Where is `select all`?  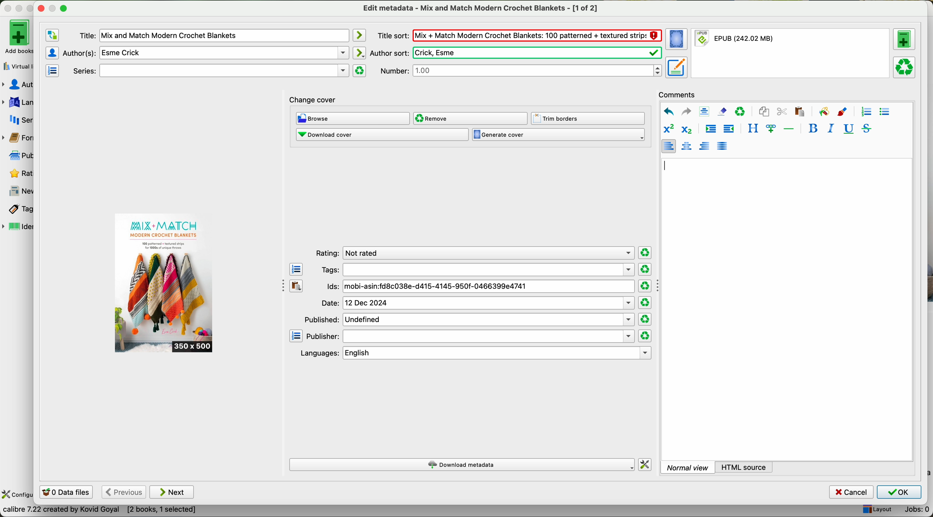 select all is located at coordinates (704, 112).